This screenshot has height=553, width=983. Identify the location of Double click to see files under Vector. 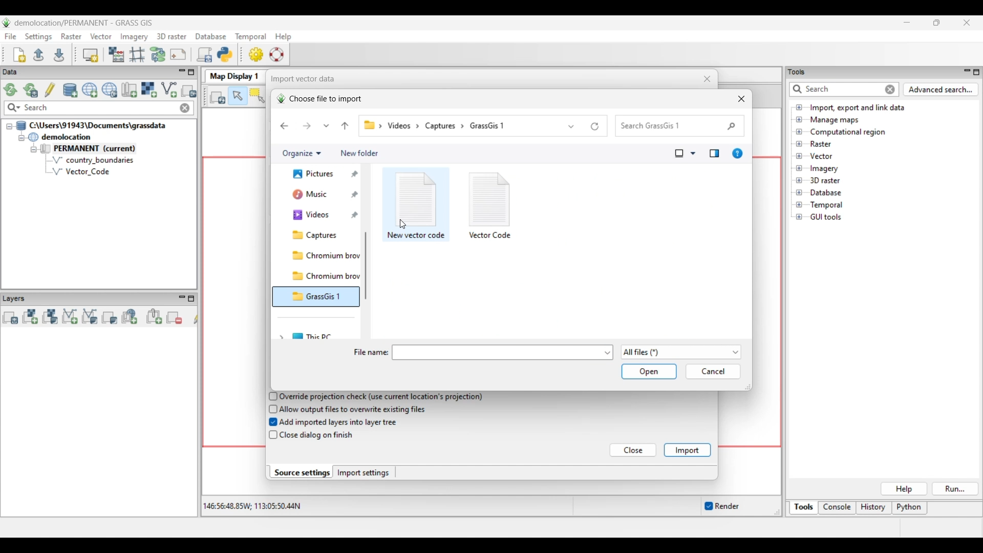
(821, 156).